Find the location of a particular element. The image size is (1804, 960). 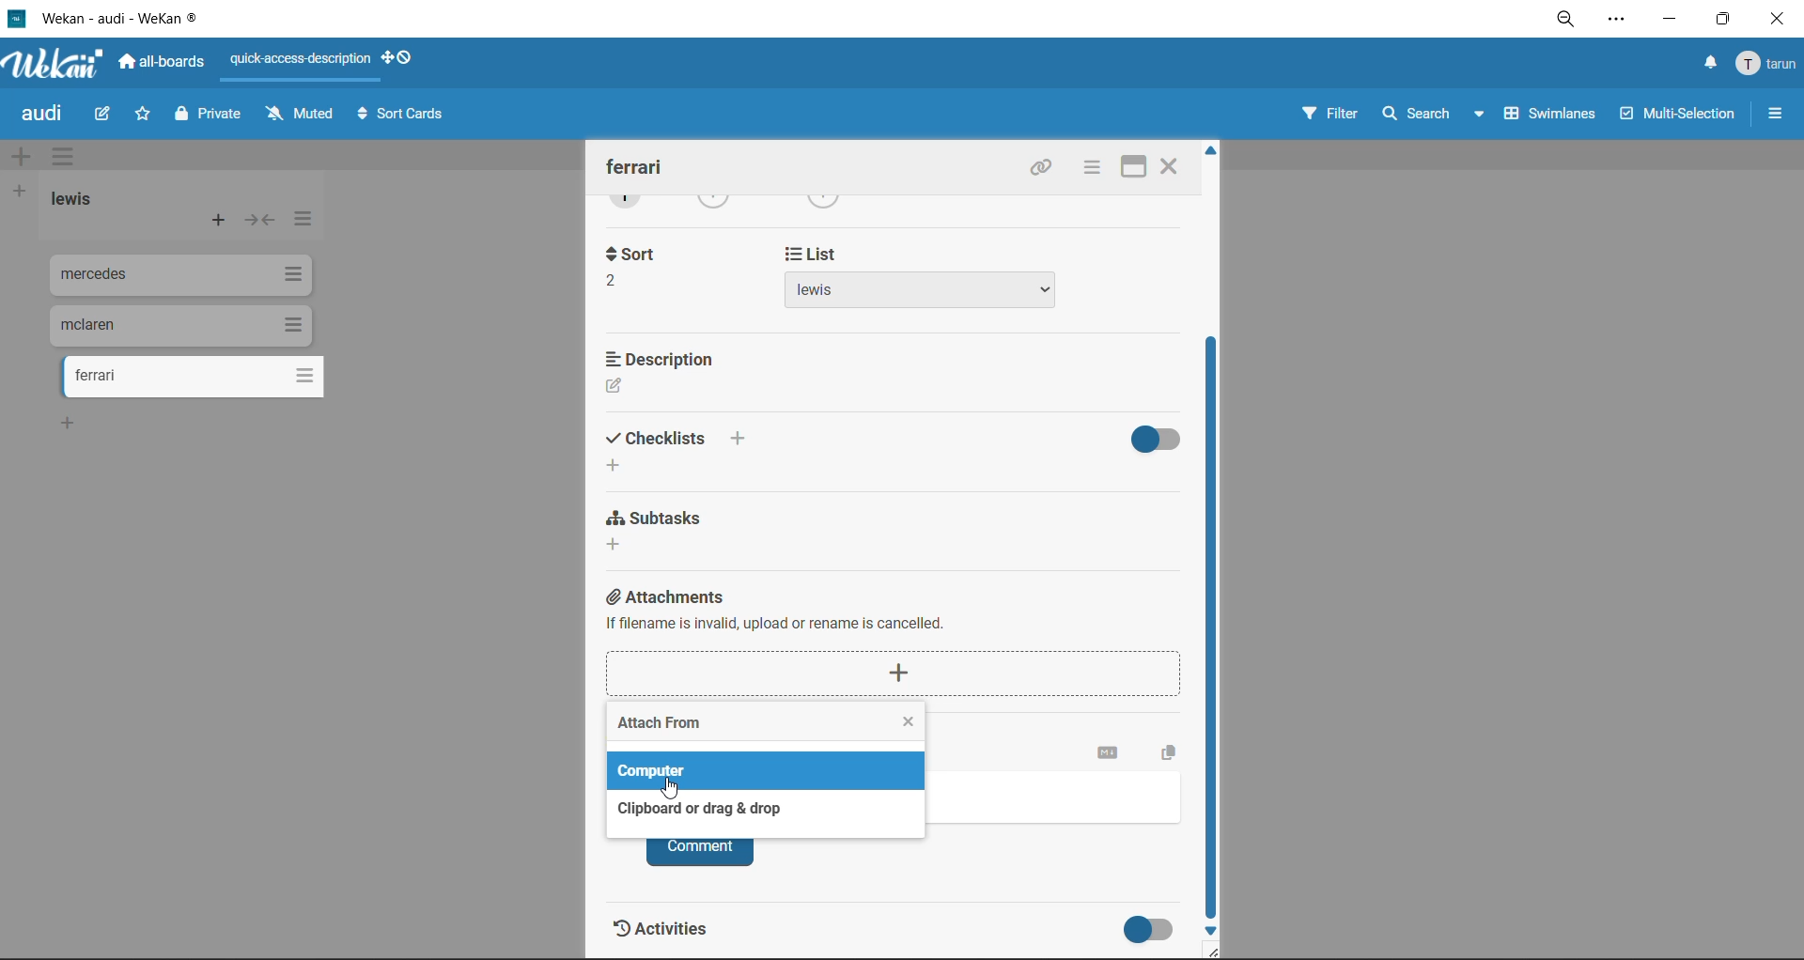

activities is located at coordinates (676, 934).